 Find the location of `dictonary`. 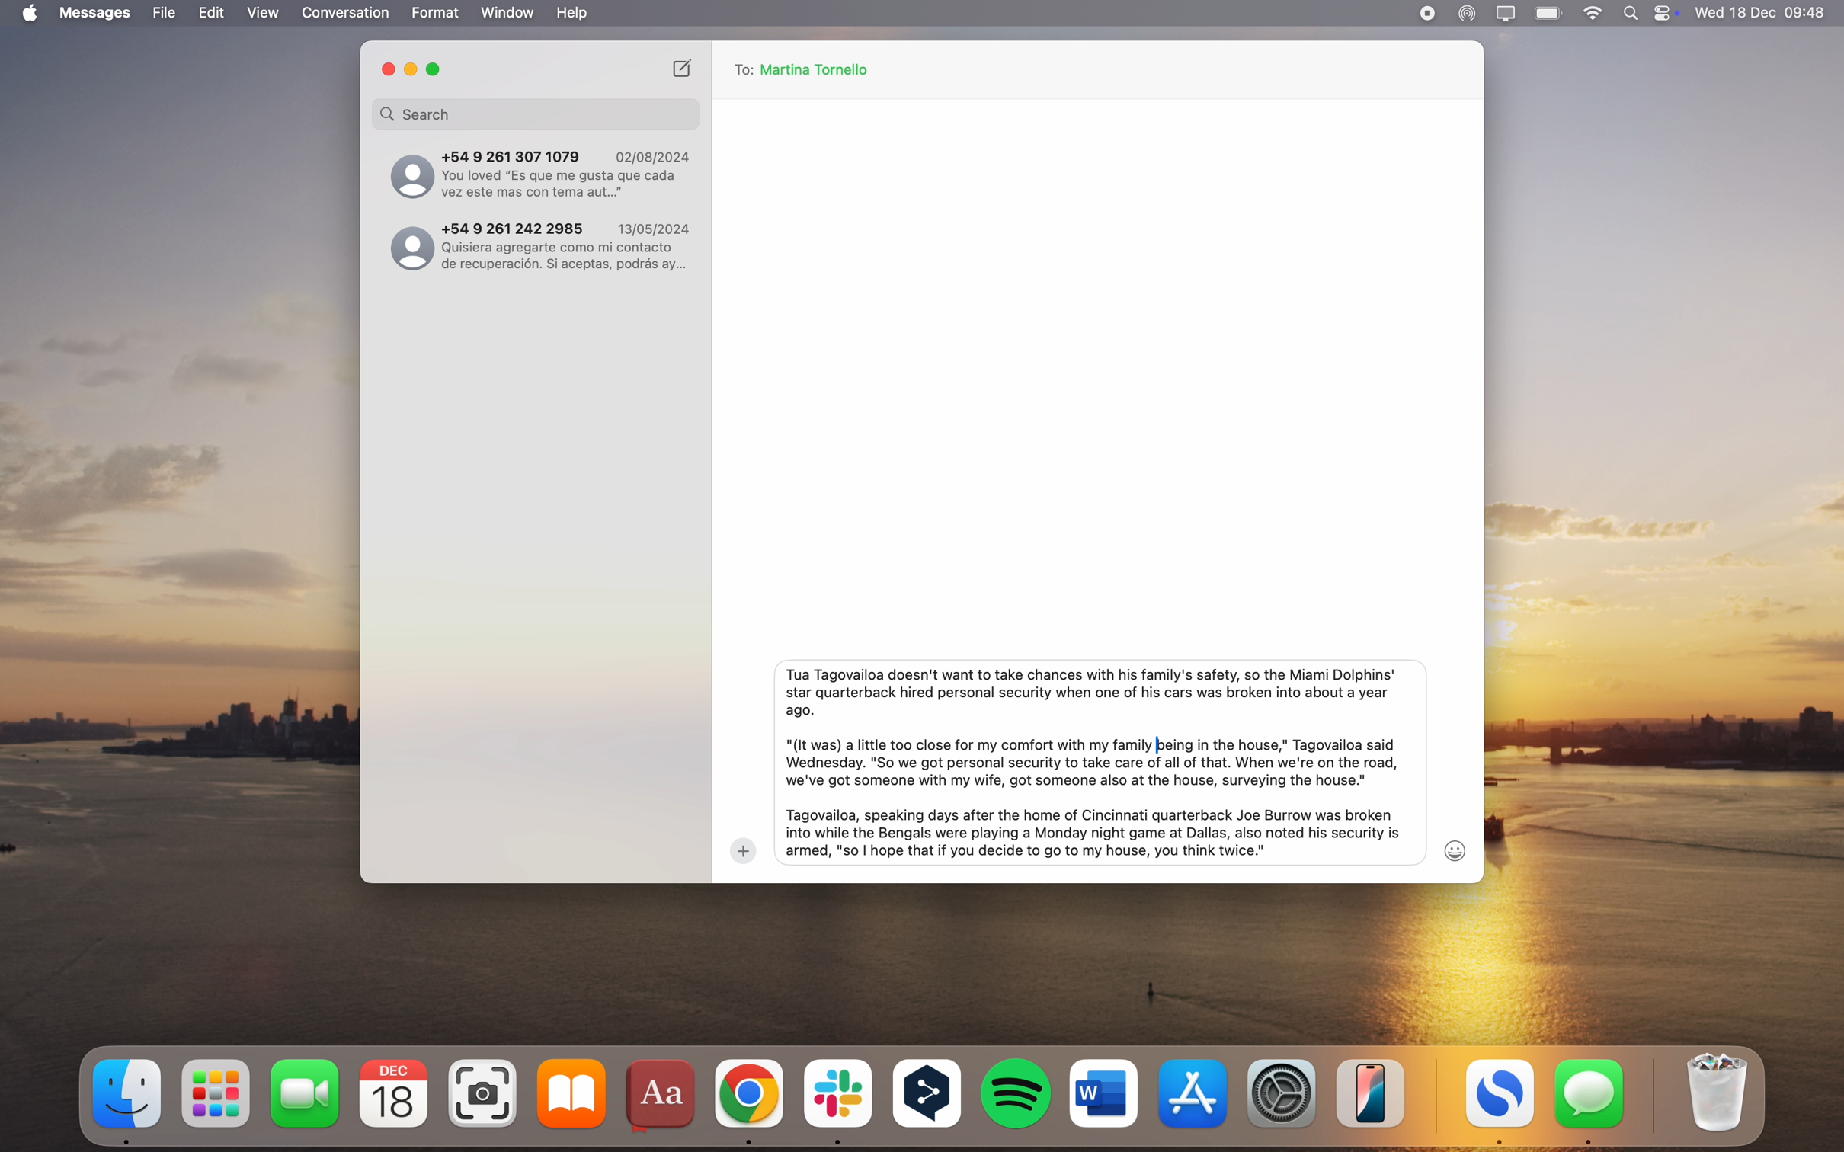

dictonary is located at coordinates (663, 1097).